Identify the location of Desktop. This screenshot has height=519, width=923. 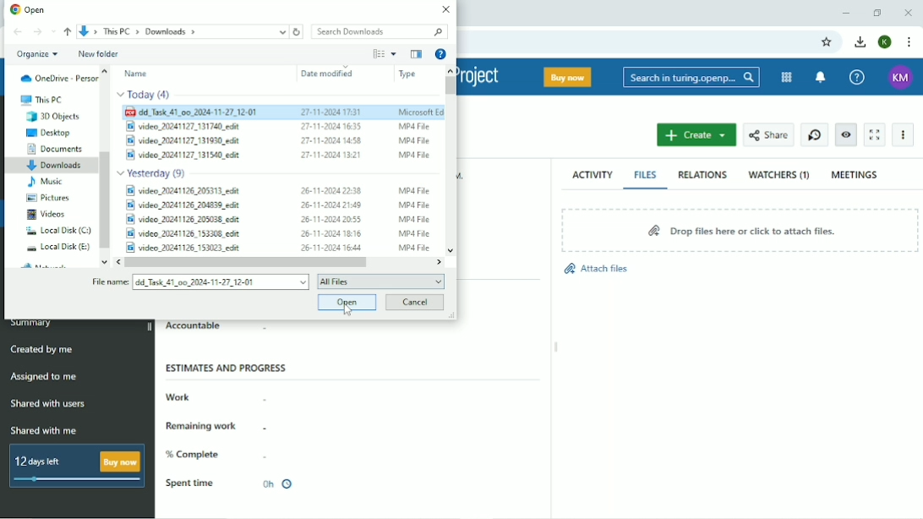
(51, 133).